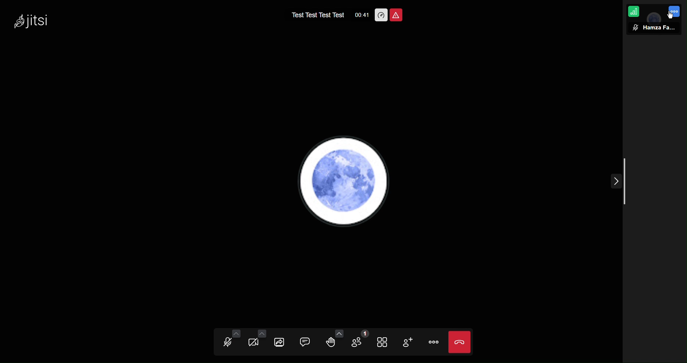 Image resolution: width=687 pixels, height=363 pixels. What do you see at coordinates (303, 342) in the screenshot?
I see `Chat` at bounding box center [303, 342].